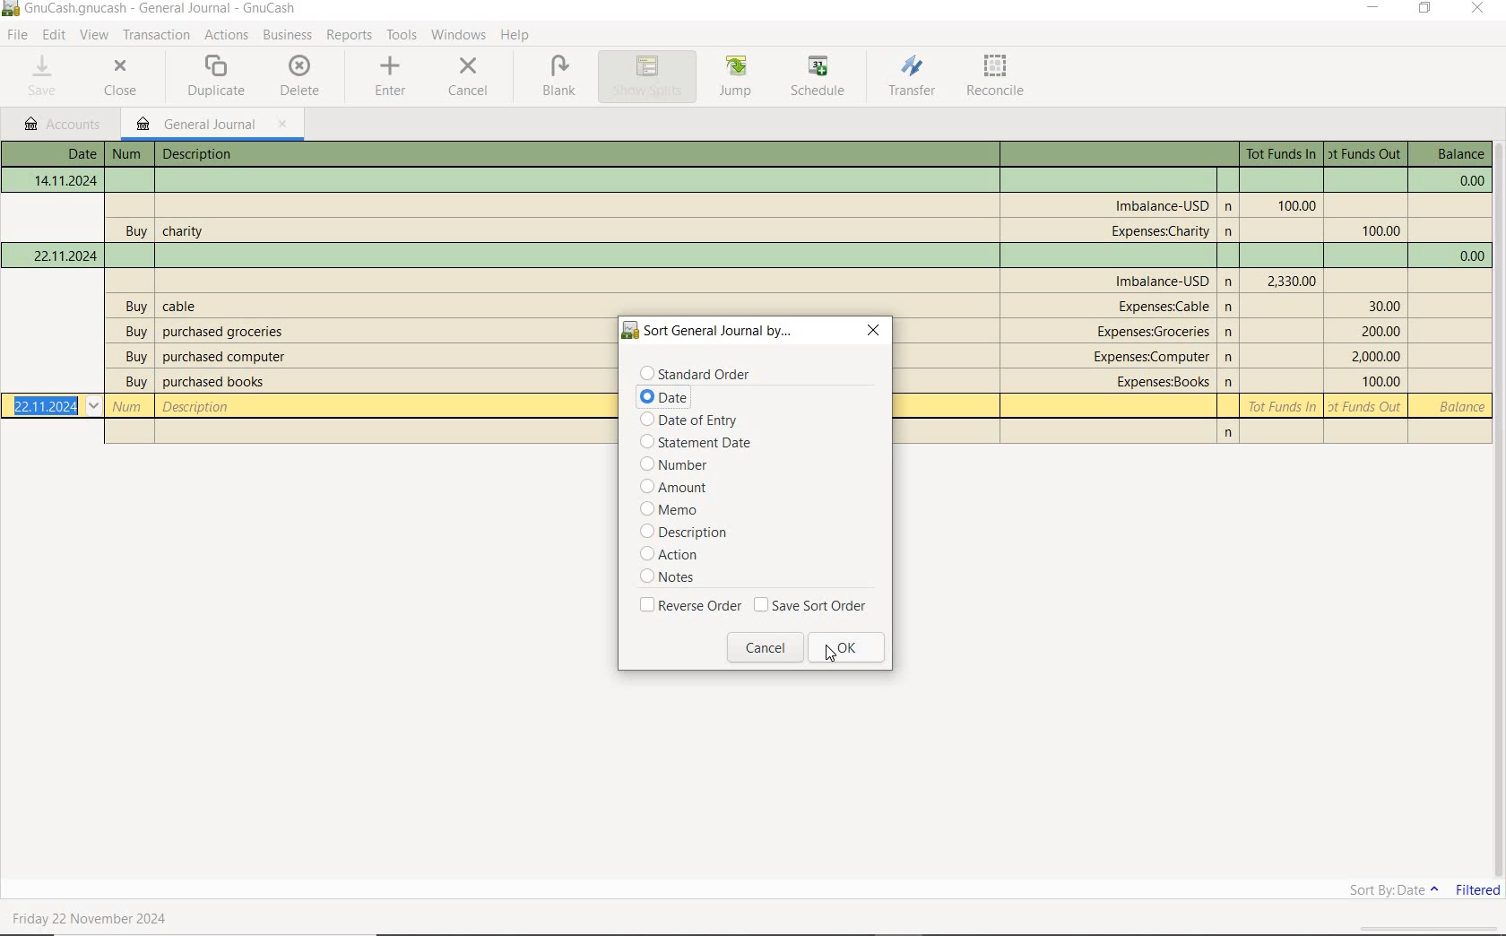  Describe the element at coordinates (134, 359) in the screenshot. I see `buy` at that location.